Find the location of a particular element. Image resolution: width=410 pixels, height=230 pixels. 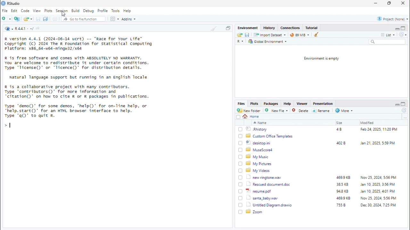

Custom Office Templates is located at coordinates (270, 136).